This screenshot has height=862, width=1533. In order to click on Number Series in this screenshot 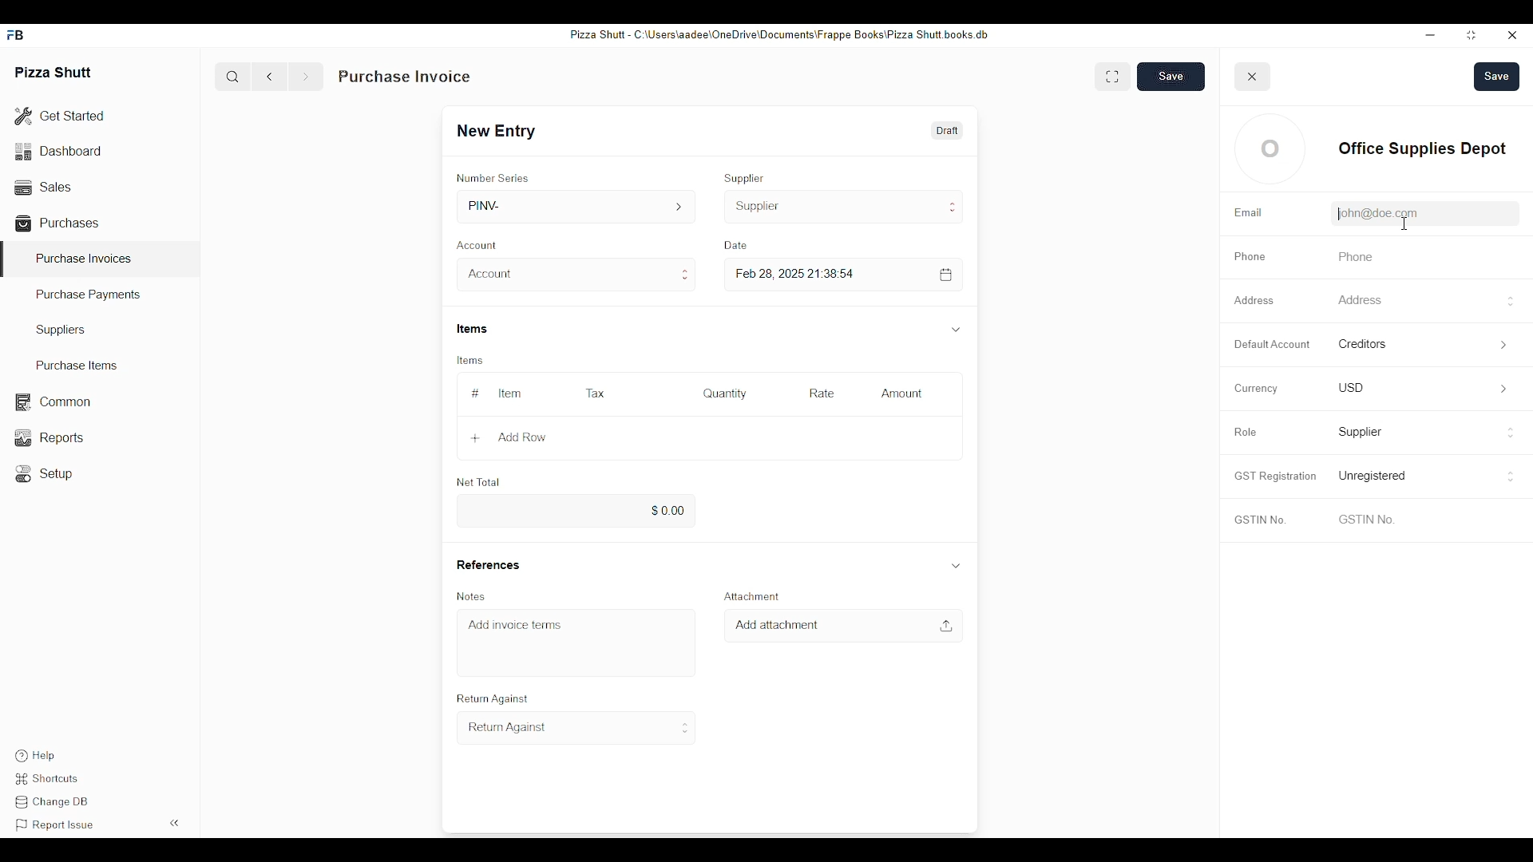, I will do `click(493, 178)`.